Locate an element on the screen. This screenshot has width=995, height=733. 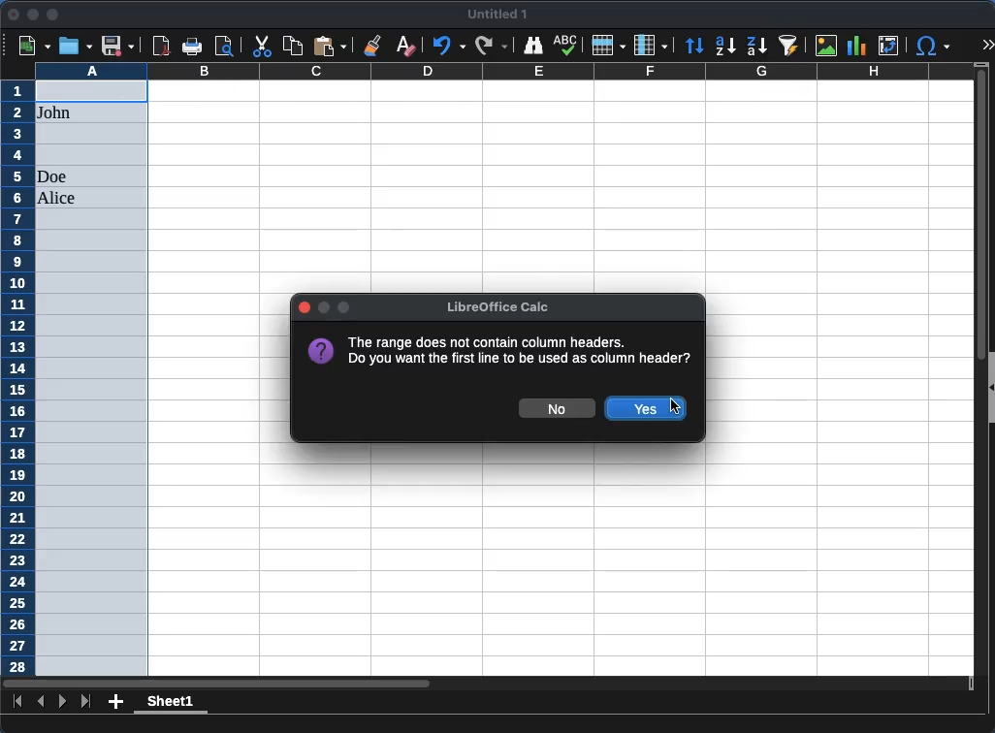
minimize is located at coordinates (32, 15).